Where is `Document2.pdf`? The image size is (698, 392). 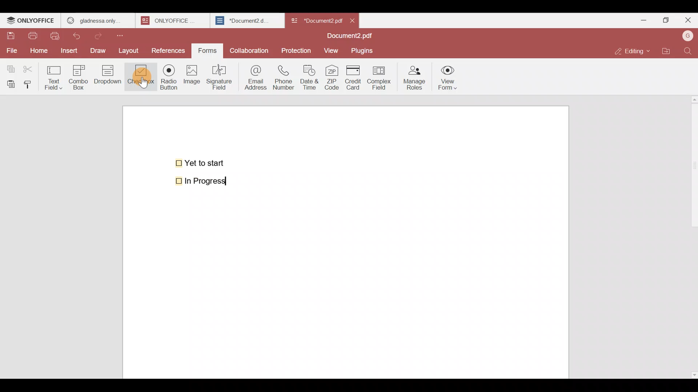
Document2.pdf is located at coordinates (348, 37).